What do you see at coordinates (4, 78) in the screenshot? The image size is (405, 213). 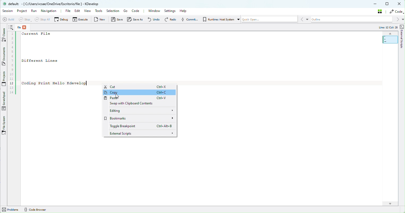 I see `projects` at bounding box center [4, 78].